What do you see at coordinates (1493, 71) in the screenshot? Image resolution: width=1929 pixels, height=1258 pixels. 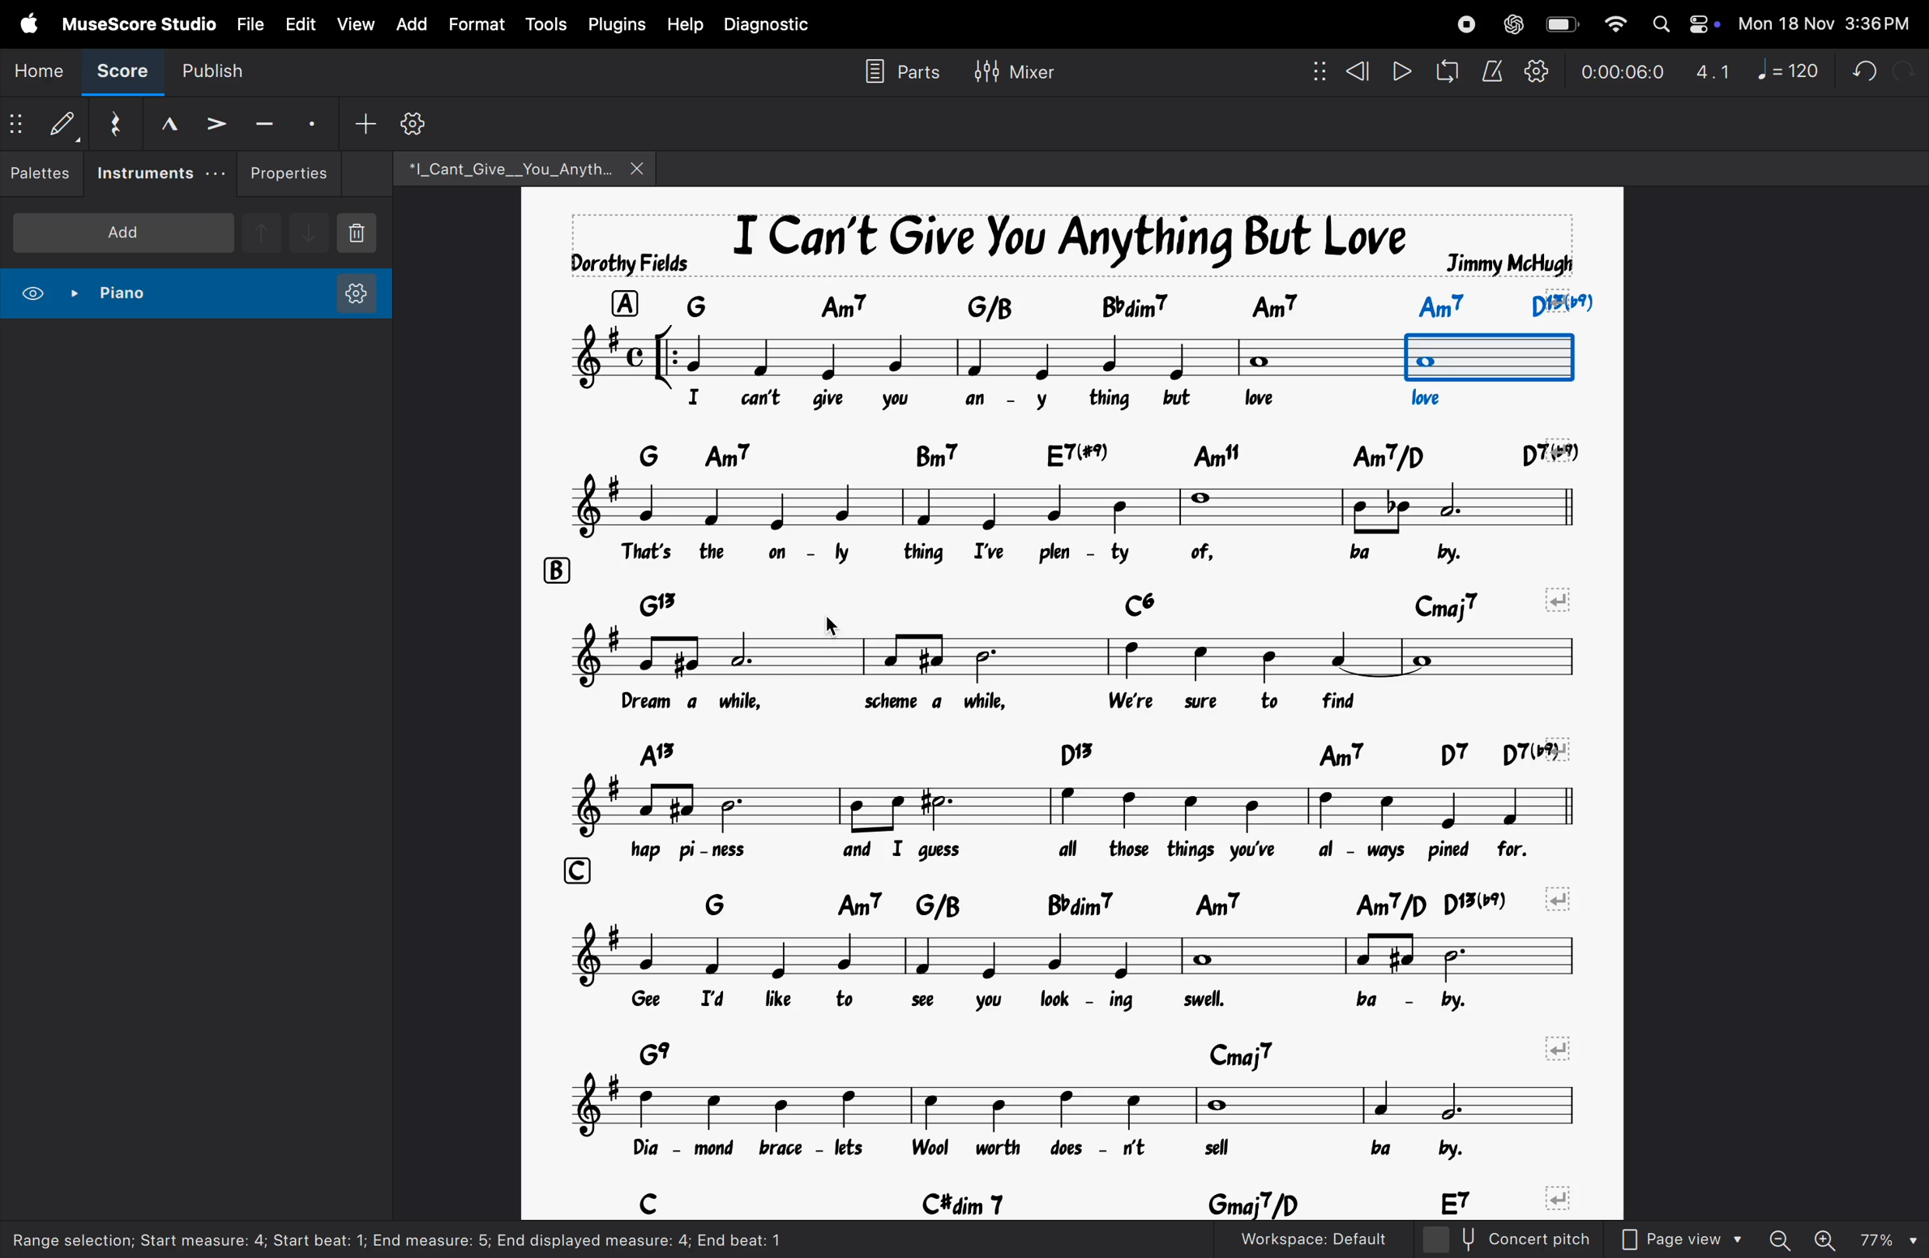 I see `metronome` at bounding box center [1493, 71].